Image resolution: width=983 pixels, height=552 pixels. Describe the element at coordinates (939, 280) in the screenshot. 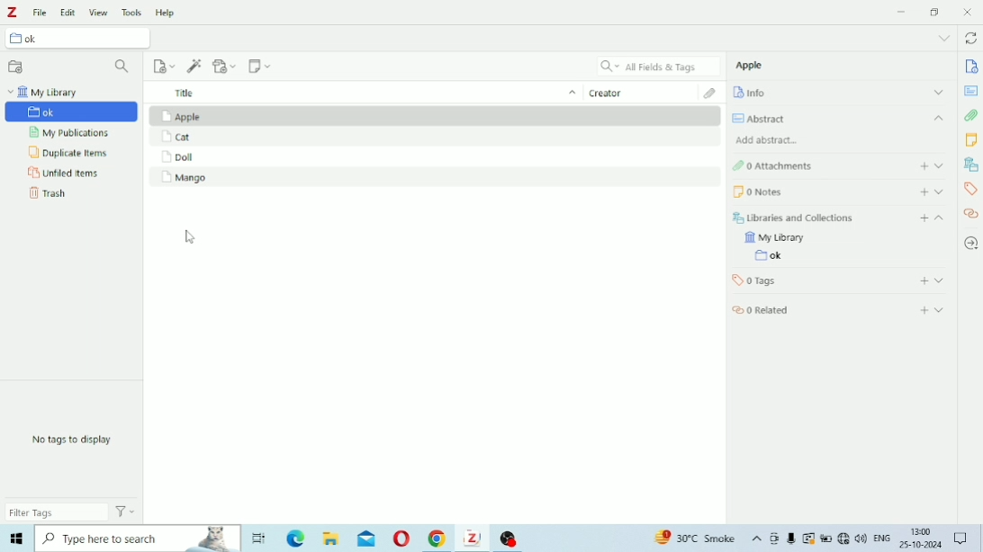

I see `Expand section` at that location.